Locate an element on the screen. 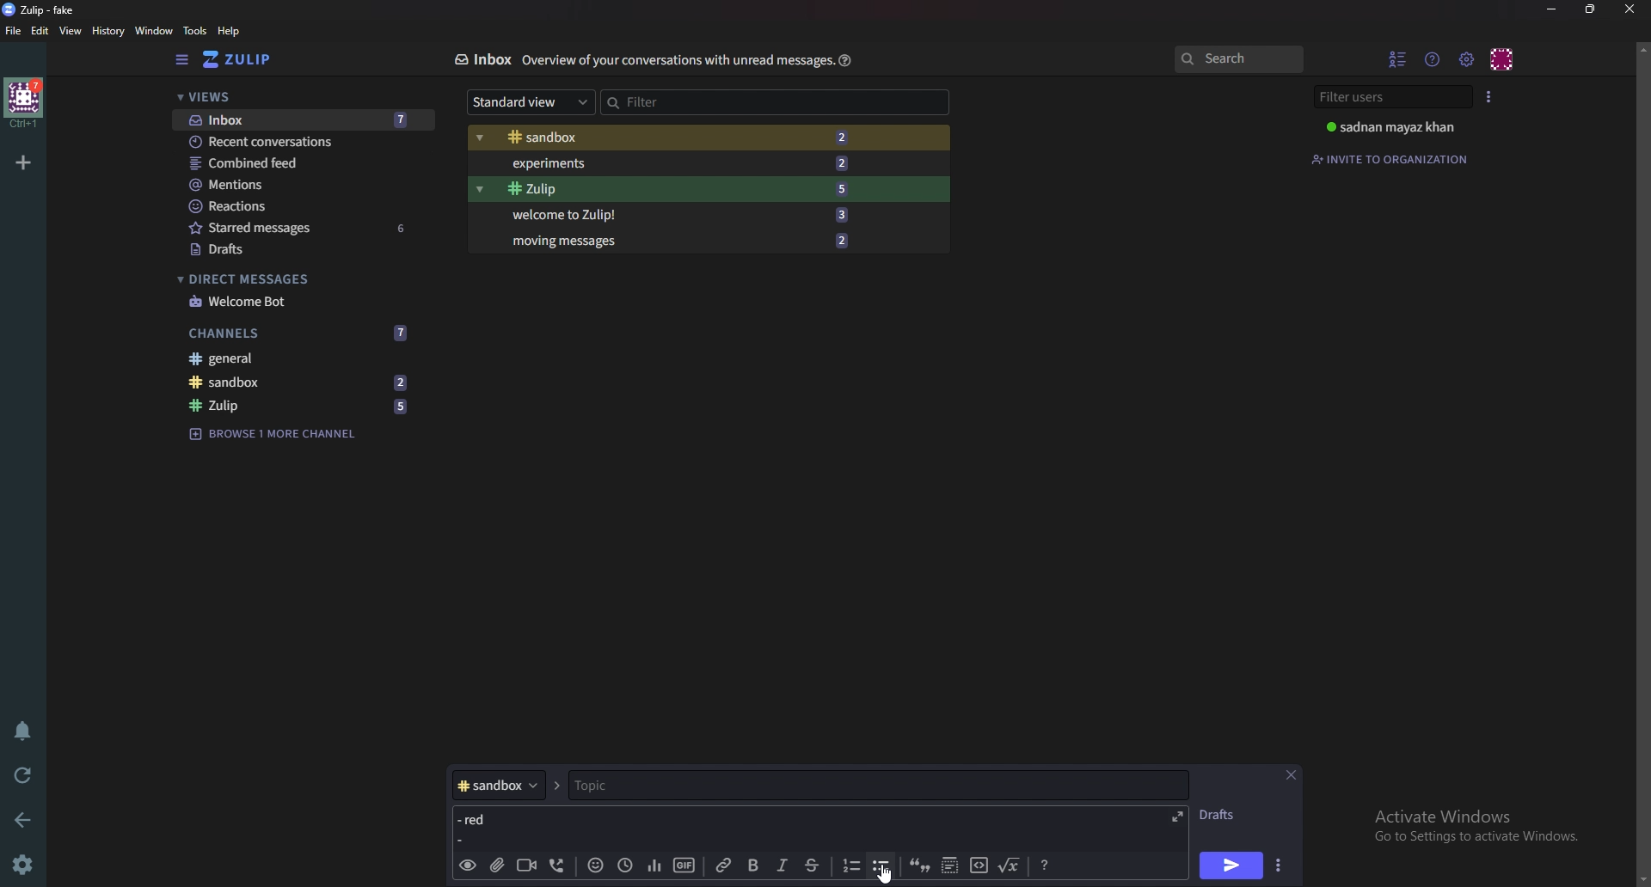  Emoji is located at coordinates (596, 864).